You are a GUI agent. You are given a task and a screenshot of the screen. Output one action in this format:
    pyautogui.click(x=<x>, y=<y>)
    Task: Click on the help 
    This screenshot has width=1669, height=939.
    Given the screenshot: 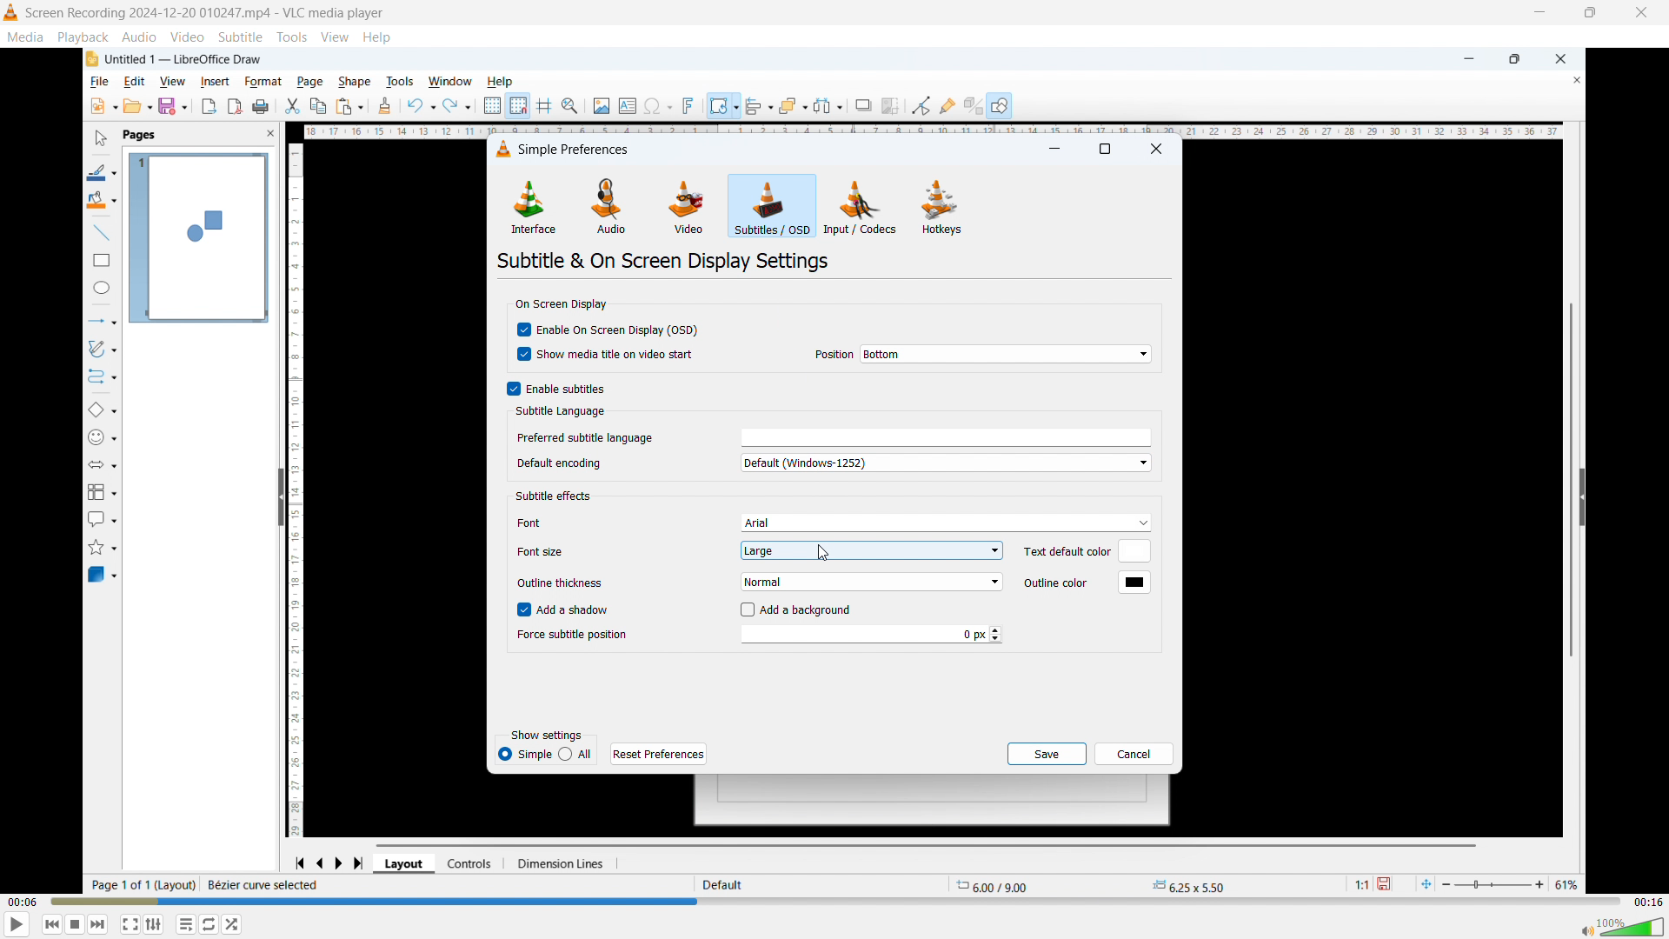 What is the action you would take?
    pyautogui.click(x=378, y=37)
    